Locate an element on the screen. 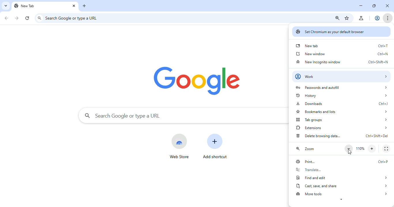  extensions is located at coordinates (342, 128).